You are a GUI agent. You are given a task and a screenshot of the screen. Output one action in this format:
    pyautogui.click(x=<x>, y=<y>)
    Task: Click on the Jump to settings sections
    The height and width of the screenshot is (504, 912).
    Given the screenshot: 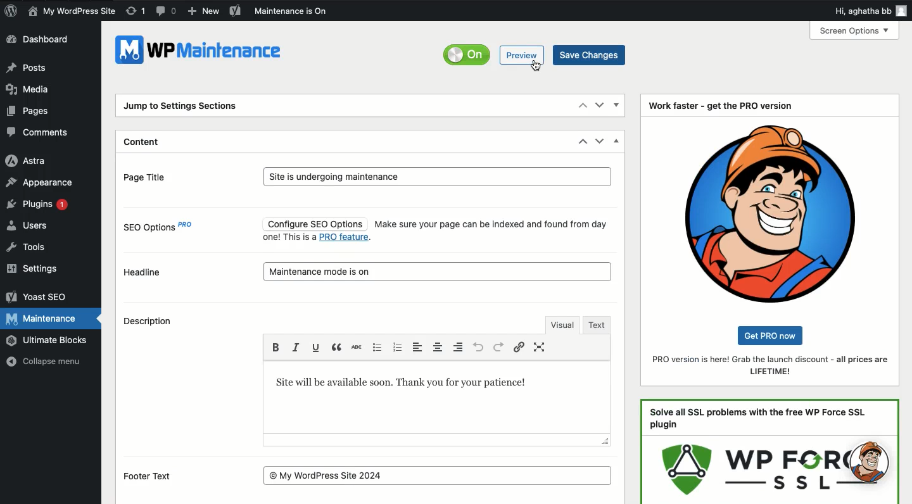 What is the action you would take?
    pyautogui.click(x=184, y=108)
    